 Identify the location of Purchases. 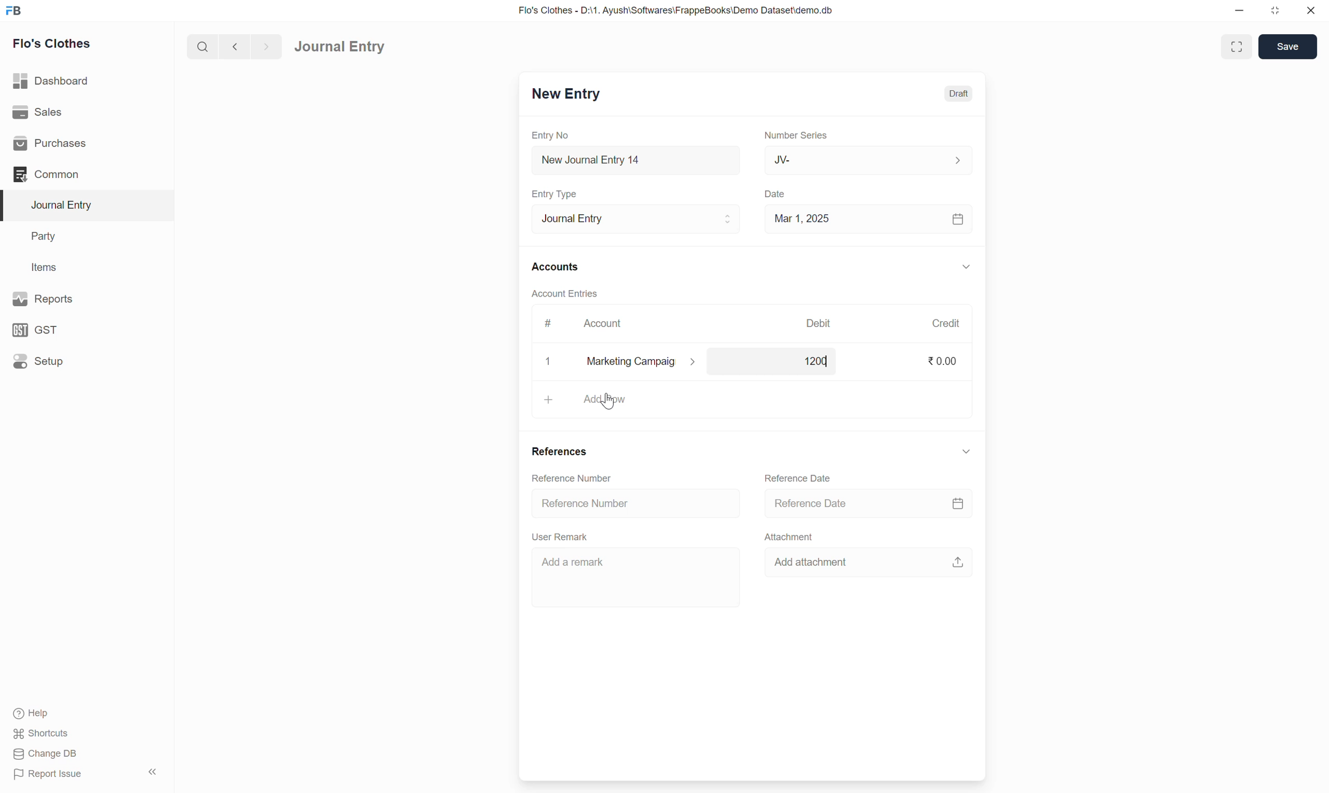
(53, 144).